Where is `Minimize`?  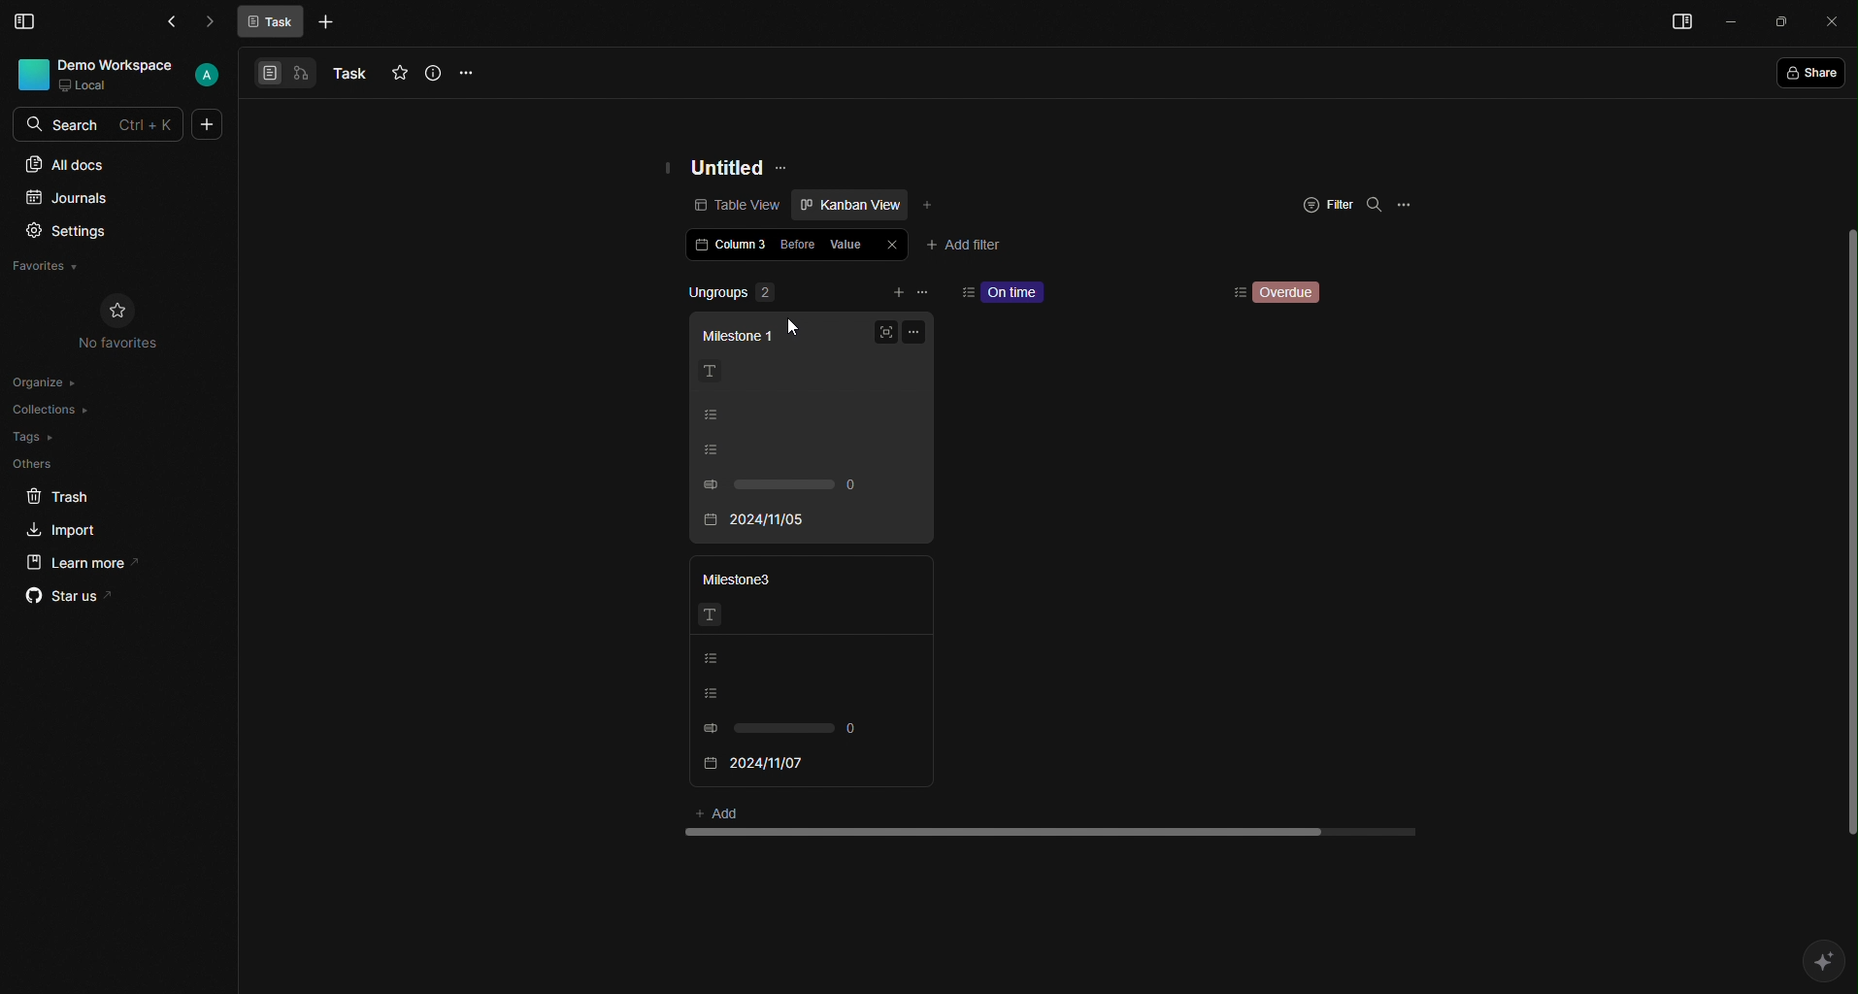
Minimize is located at coordinates (1734, 19).